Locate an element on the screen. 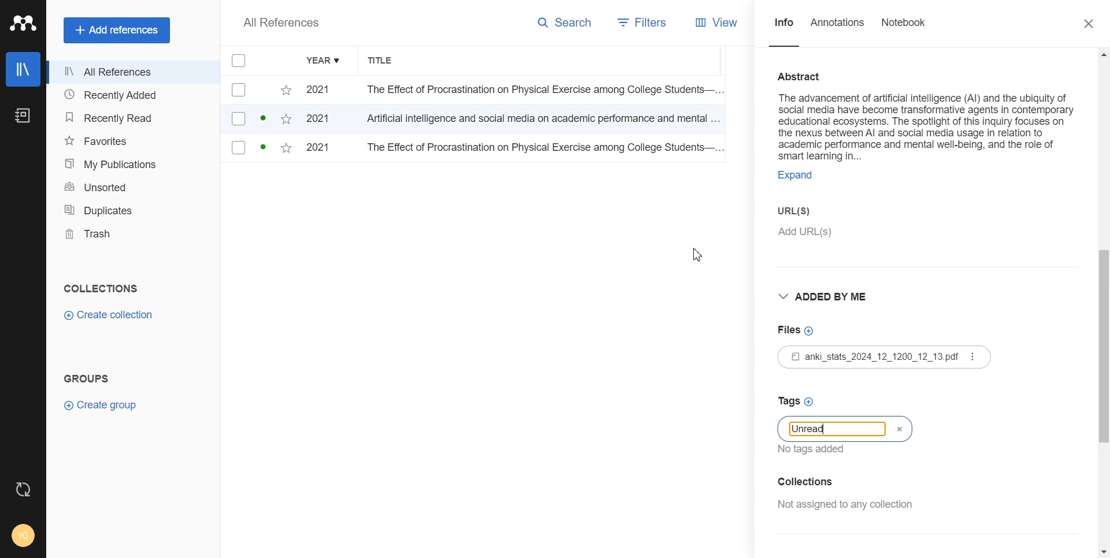 This screenshot has height=558, width=1110. Account is located at coordinates (23, 535).